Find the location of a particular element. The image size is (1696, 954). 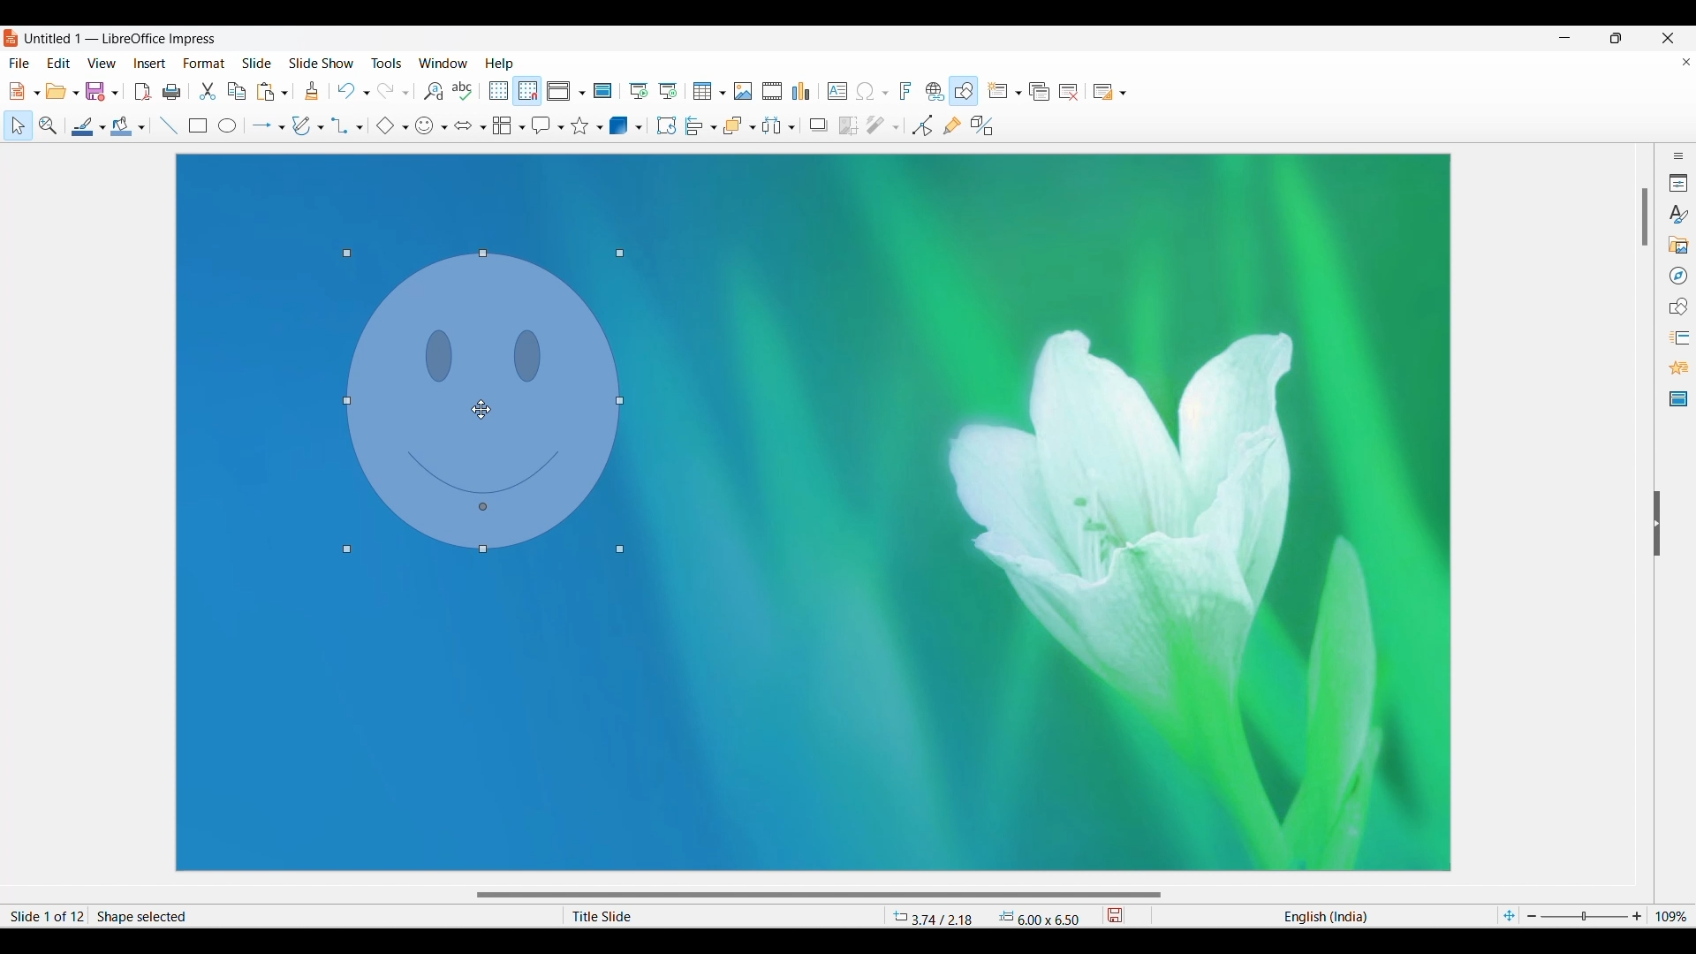

Animation is located at coordinates (1679, 367).